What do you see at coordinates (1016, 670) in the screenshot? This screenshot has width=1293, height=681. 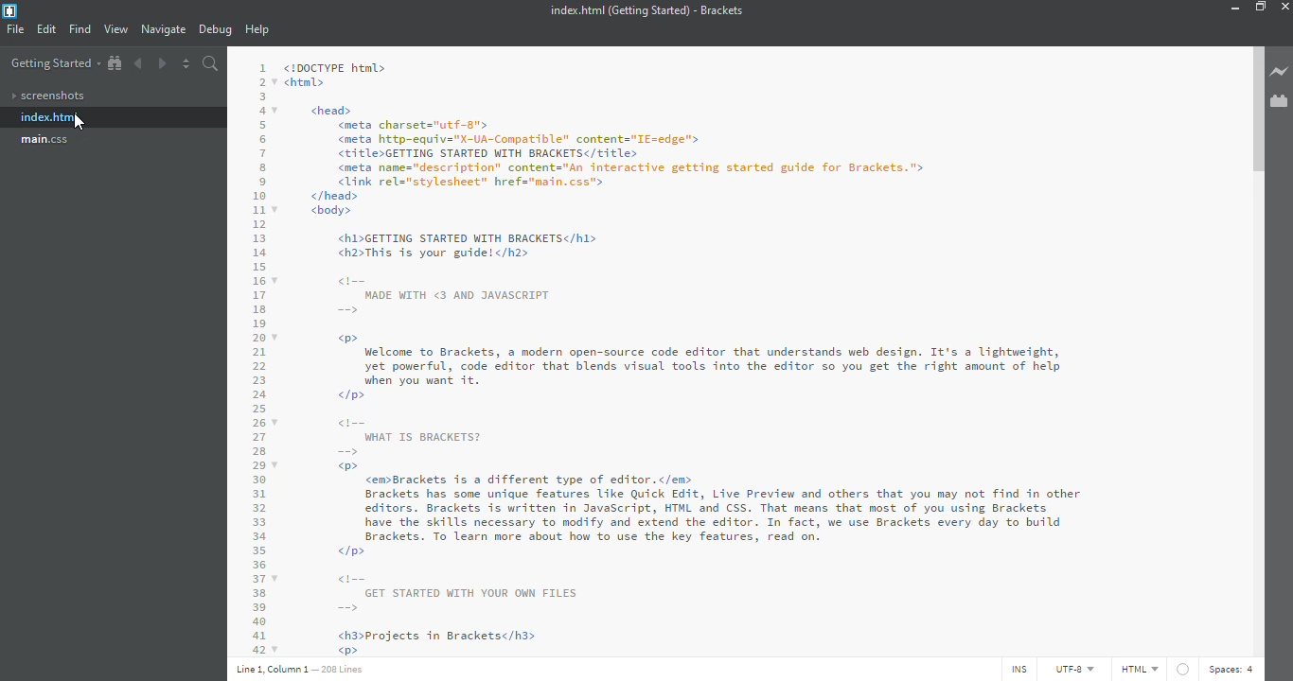 I see `ins` at bounding box center [1016, 670].